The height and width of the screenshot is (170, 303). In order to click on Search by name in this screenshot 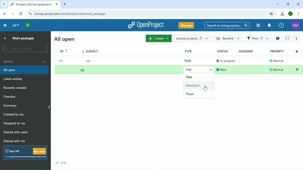, I will do `click(25, 48)`.